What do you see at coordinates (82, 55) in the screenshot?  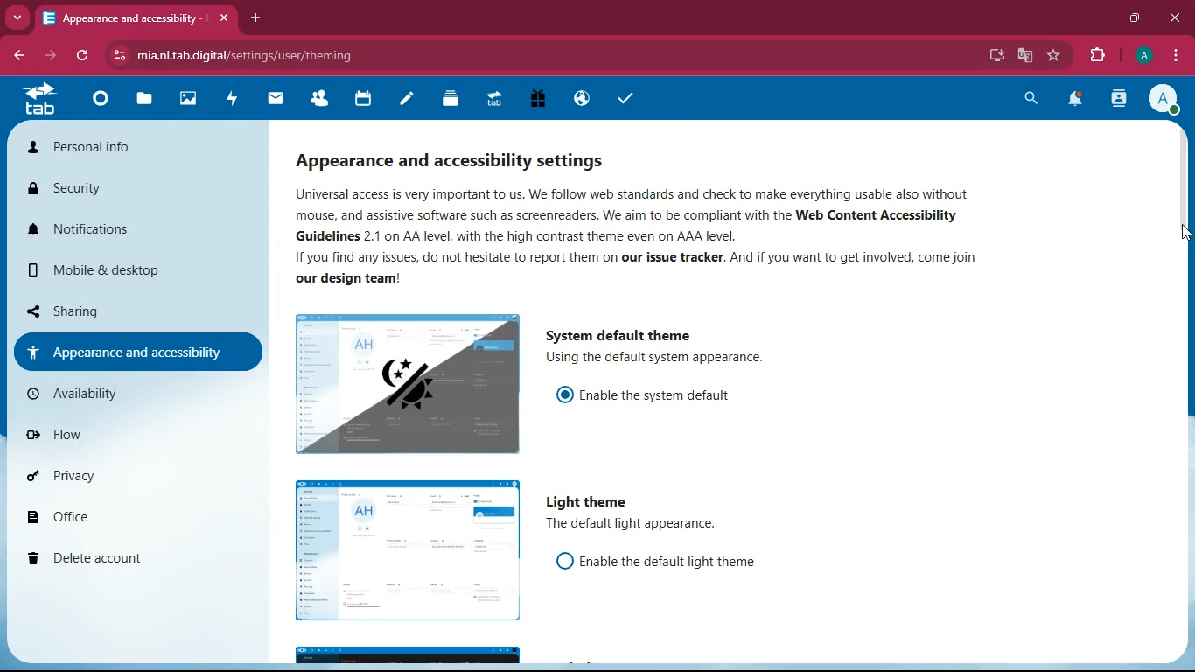 I see `refresh` at bounding box center [82, 55].